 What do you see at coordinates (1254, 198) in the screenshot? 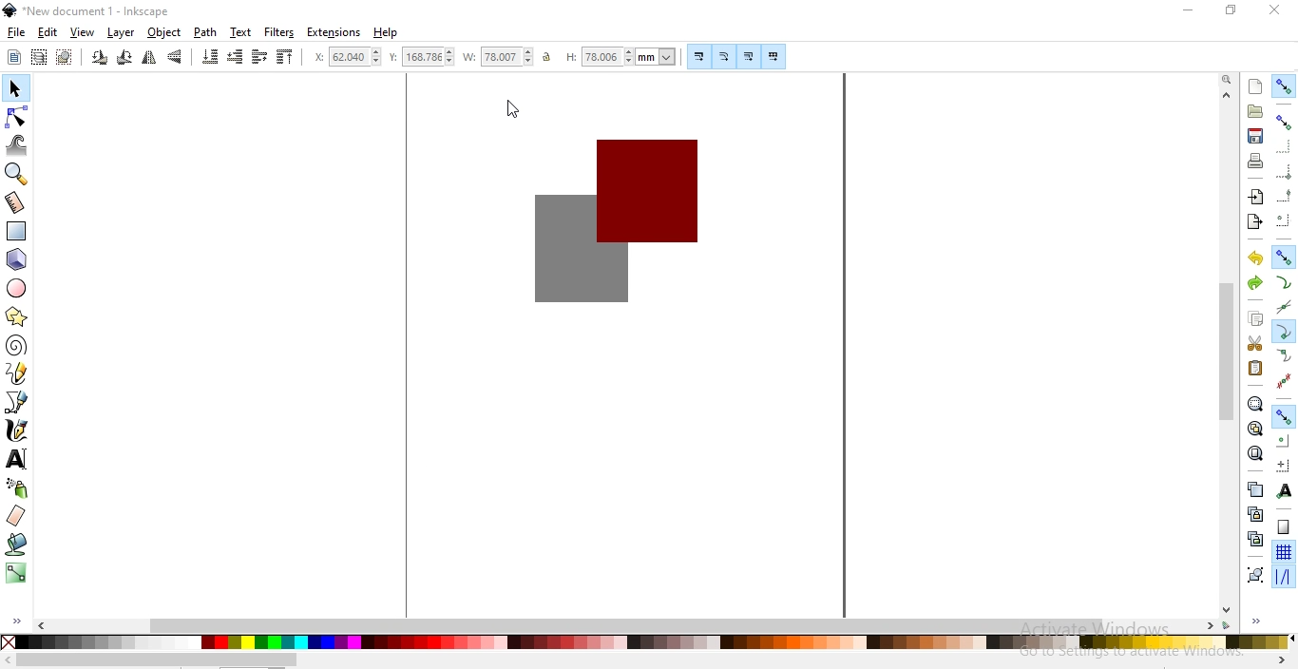
I see `import a bitmap` at bounding box center [1254, 198].